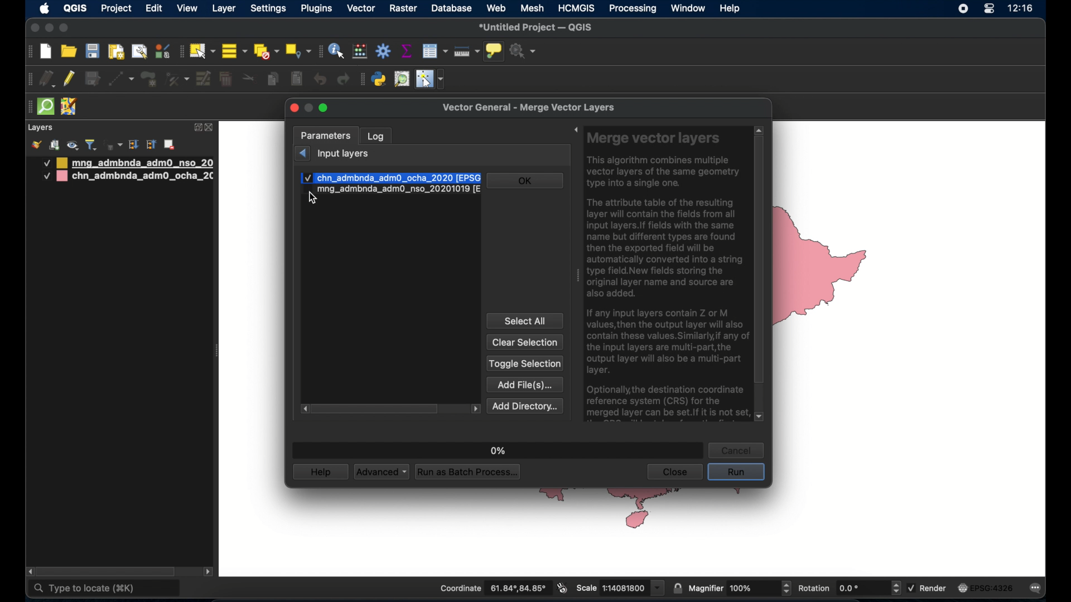 This screenshot has height=602, width=1071. I want to click on copy features, so click(273, 80).